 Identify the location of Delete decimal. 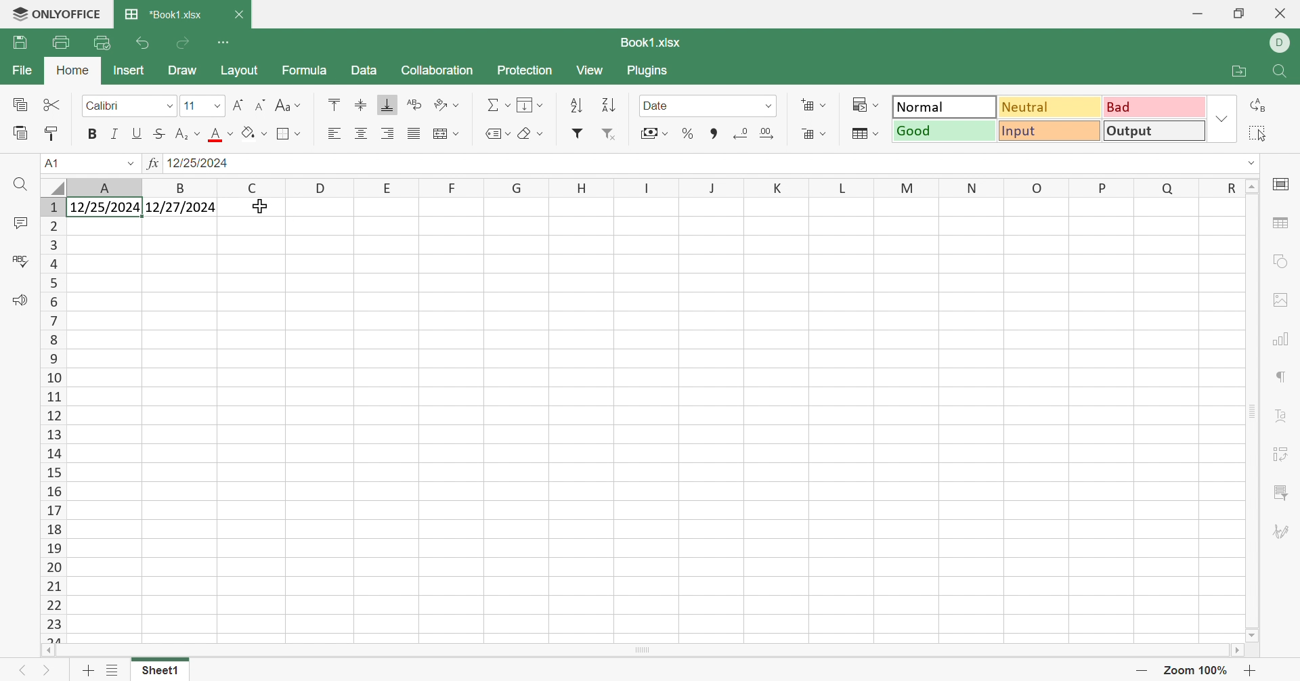
(741, 131).